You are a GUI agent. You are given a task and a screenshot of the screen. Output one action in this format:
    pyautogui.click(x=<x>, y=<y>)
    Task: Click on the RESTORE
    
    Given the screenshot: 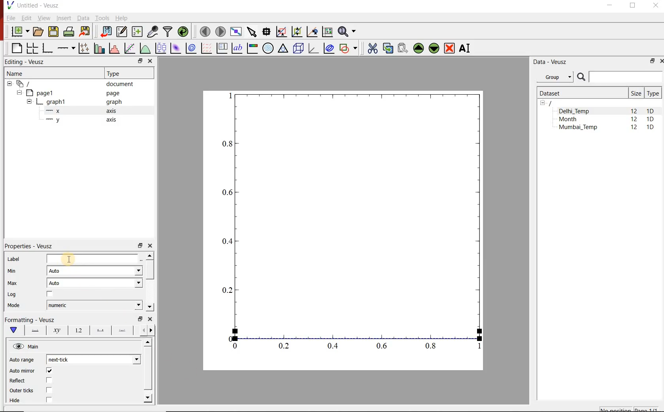 What is the action you would take?
    pyautogui.click(x=633, y=6)
    